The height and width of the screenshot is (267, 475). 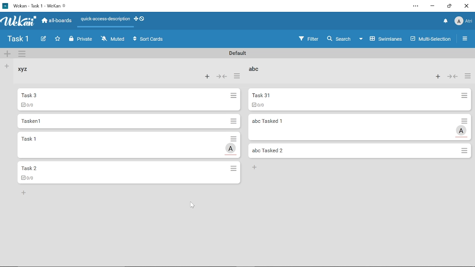 What do you see at coordinates (57, 20) in the screenshot?
I see `All boards` at bounding box center [57, 20].